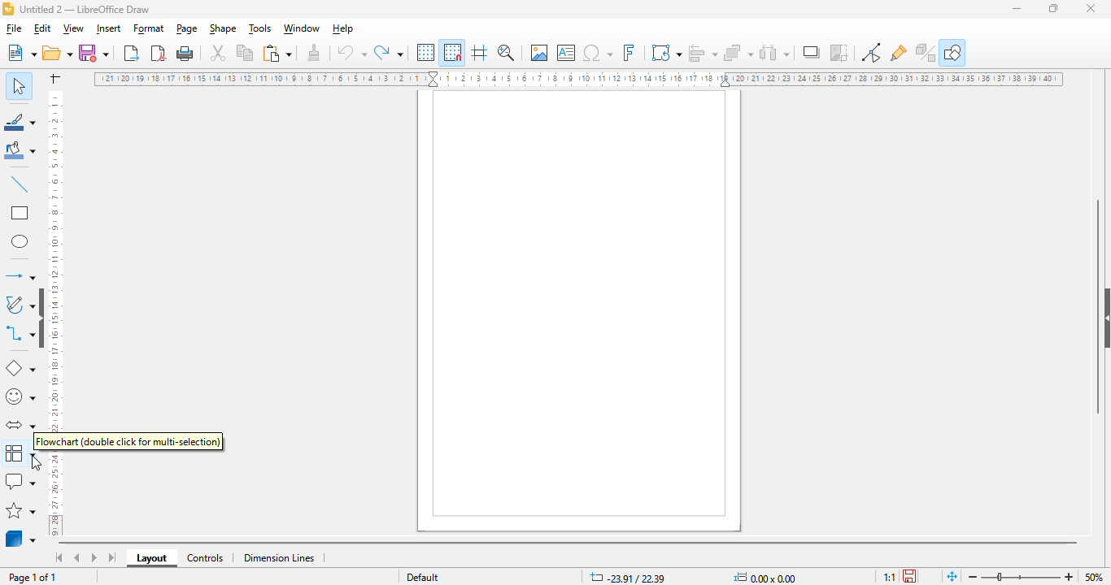 Image resolution: width=1111 pixels, height=585 pixels. What do you see at coordinates (812, 53) in the screenshot?
I see `shadow` at bounding box center [812, 53].